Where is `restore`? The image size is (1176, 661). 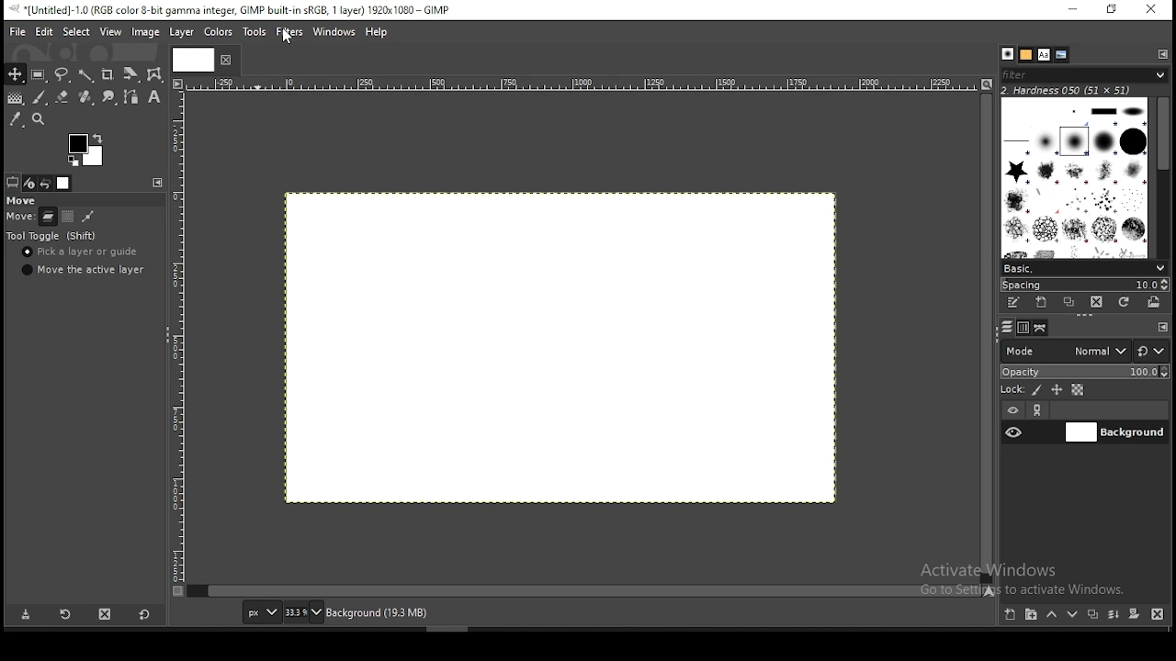
restore is located at coordinates (1114, 9).